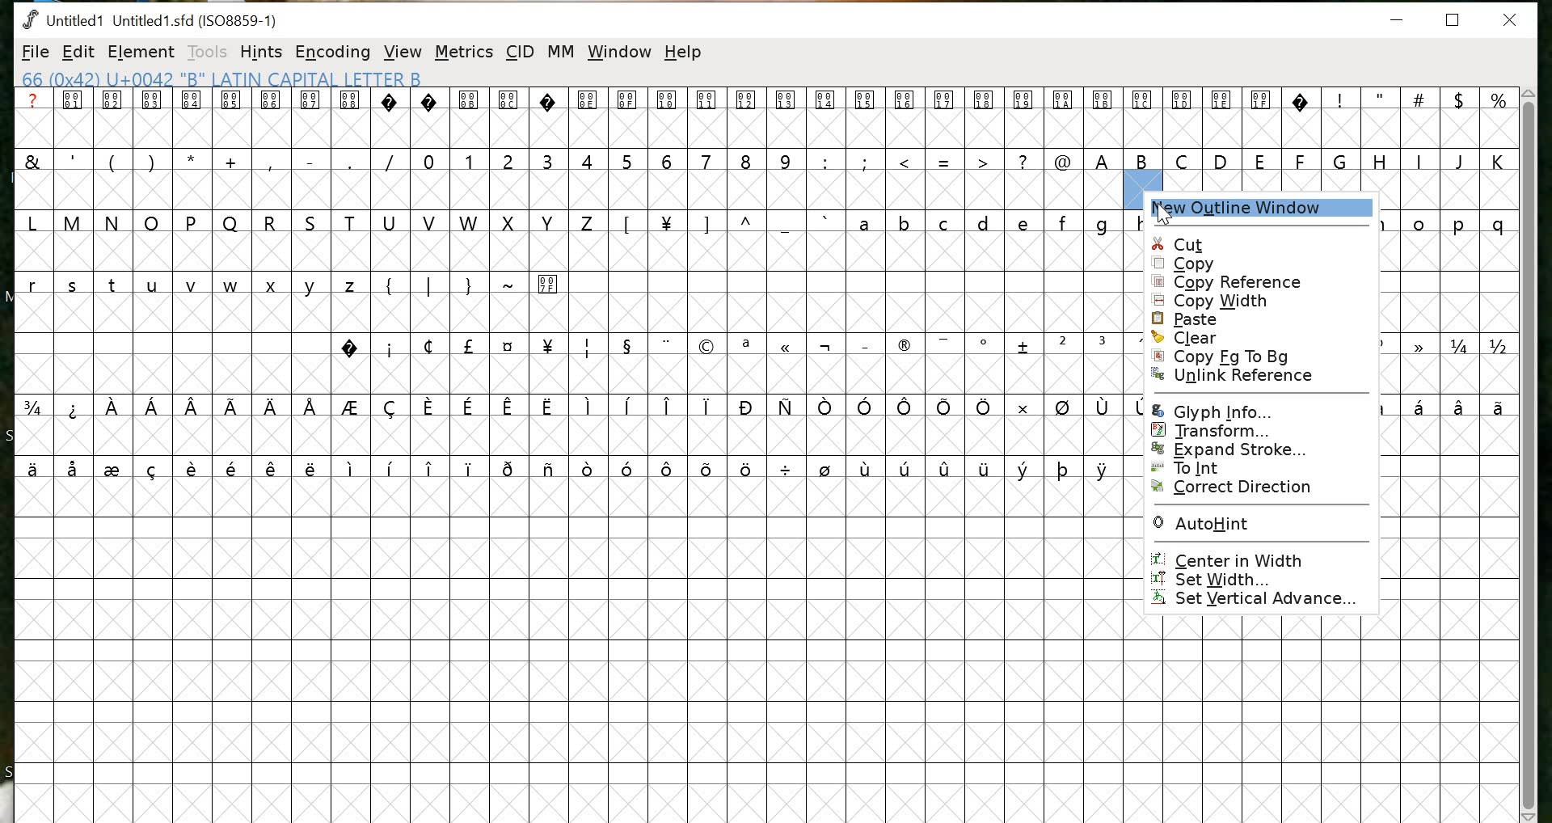 The width and height of the screenshot is (1552, 823). Describe the element at coordinates (1260, 558) in the screenshot. I see `center in width` at that location.